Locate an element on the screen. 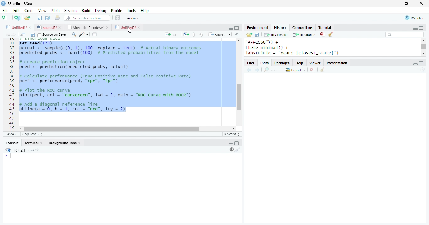  down is located at coordinates (201, 34).